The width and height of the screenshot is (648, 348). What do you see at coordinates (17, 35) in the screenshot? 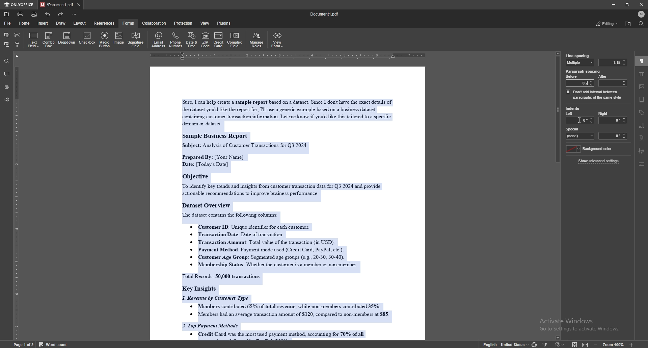
I see `cut` at bounding box center [17, 35].